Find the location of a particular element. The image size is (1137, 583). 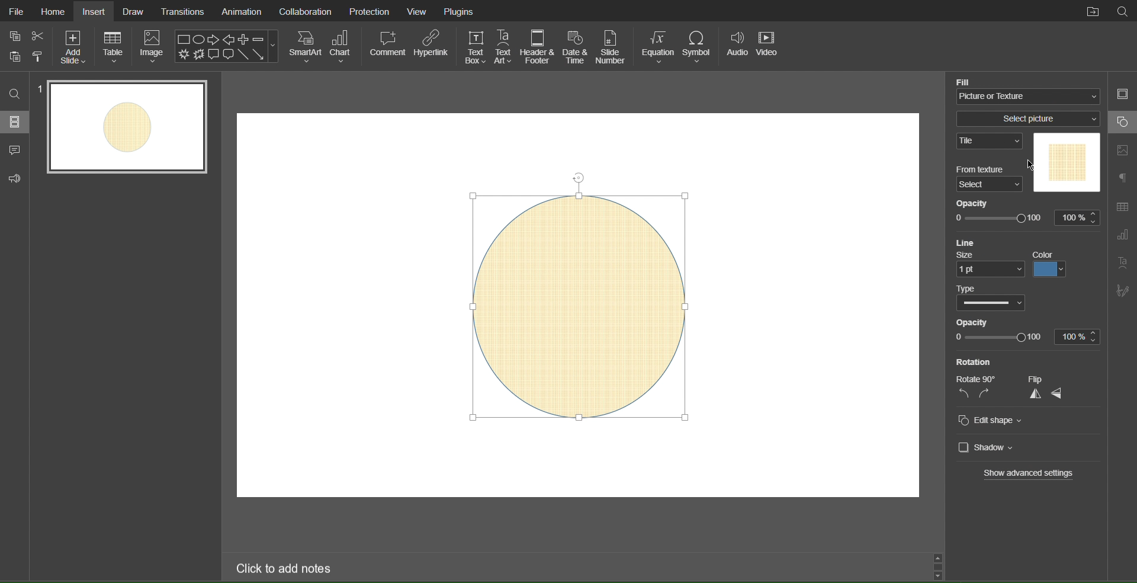

size is located at coordinates (969, 256).